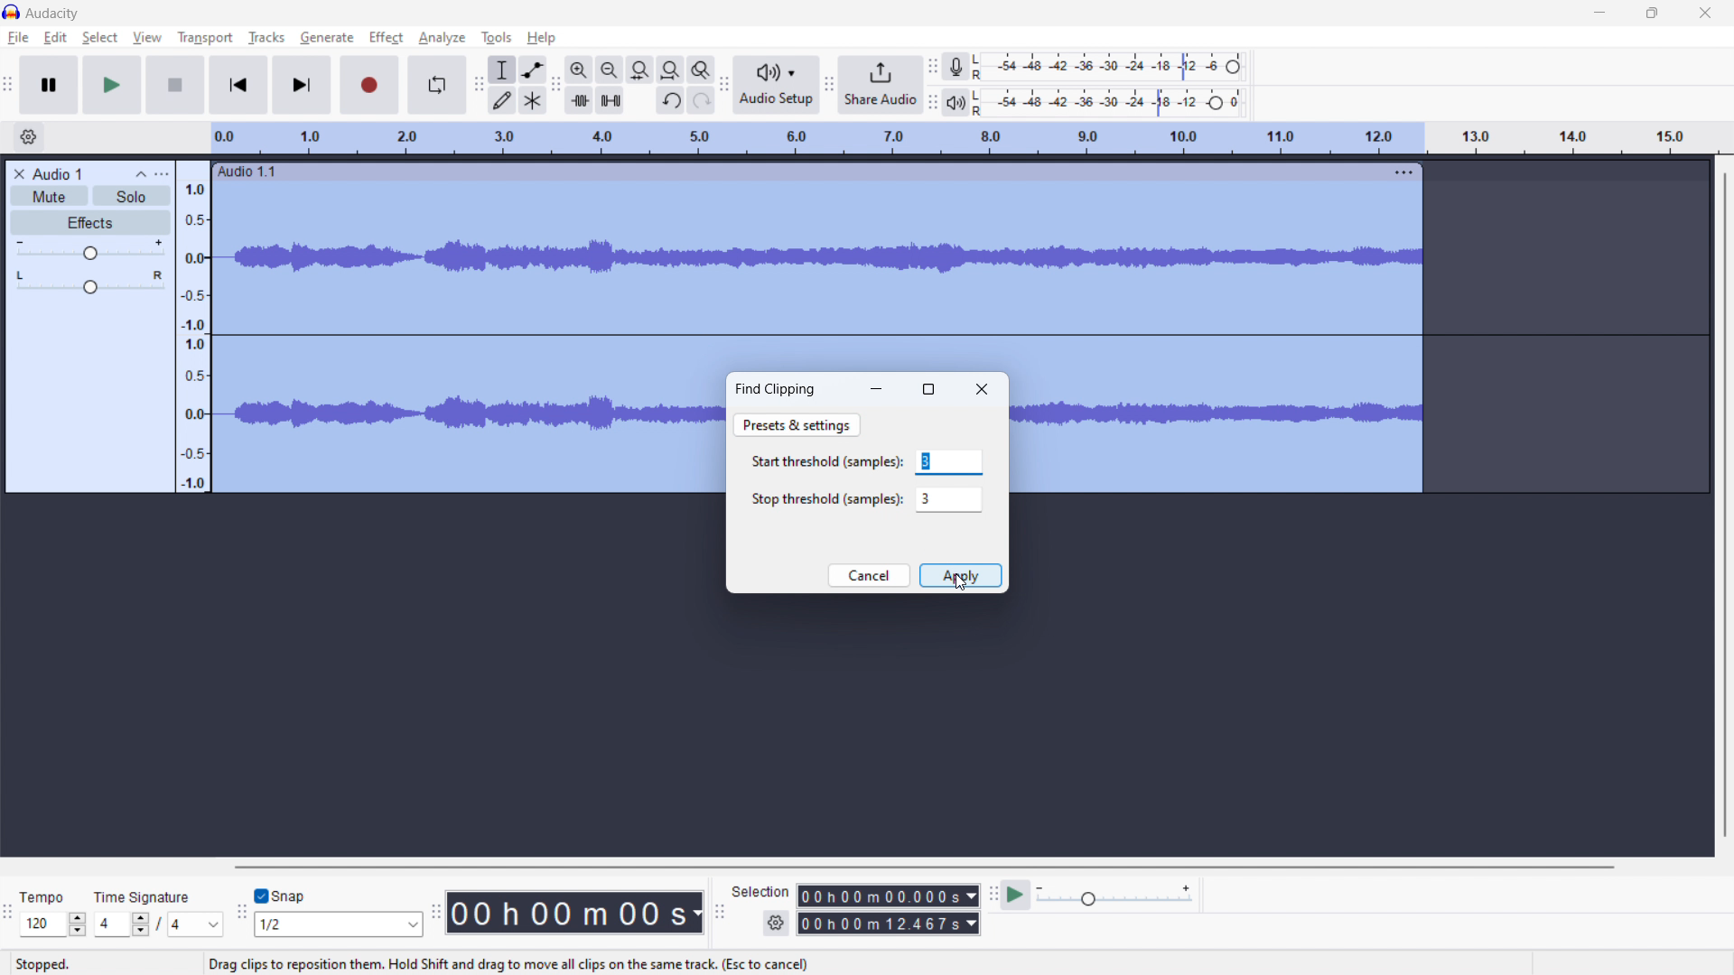 Image resolution: width=1734 pixels, height=975 pixels. What do you see at coordinates (777, 86) in the screenshot?
I see `audio setup` at bounding box center [777, 86].